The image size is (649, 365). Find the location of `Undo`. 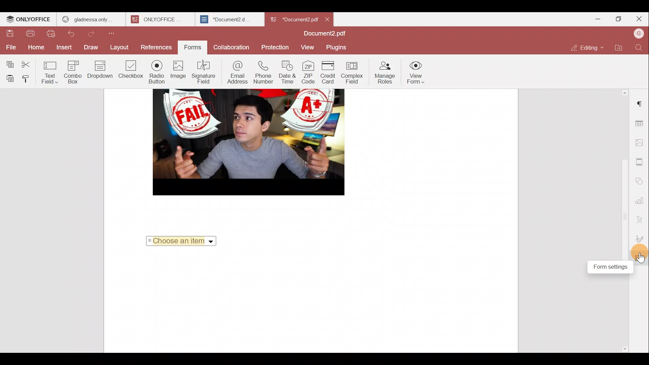

Undo is located at coordinates (73, 33).